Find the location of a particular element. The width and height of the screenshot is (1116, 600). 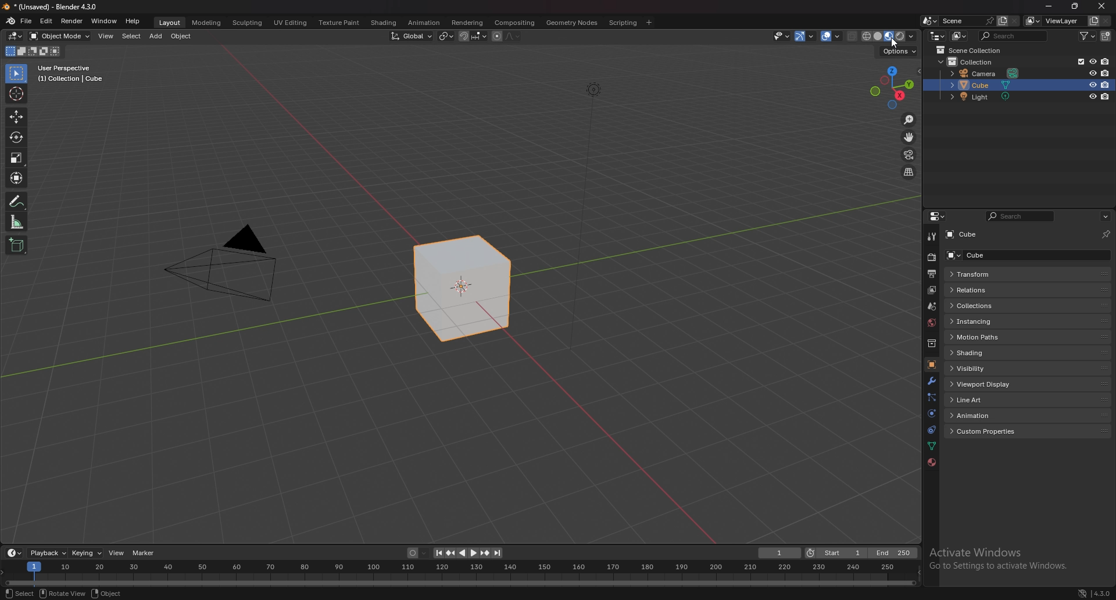

resize is located at coordinates (1074, 6).